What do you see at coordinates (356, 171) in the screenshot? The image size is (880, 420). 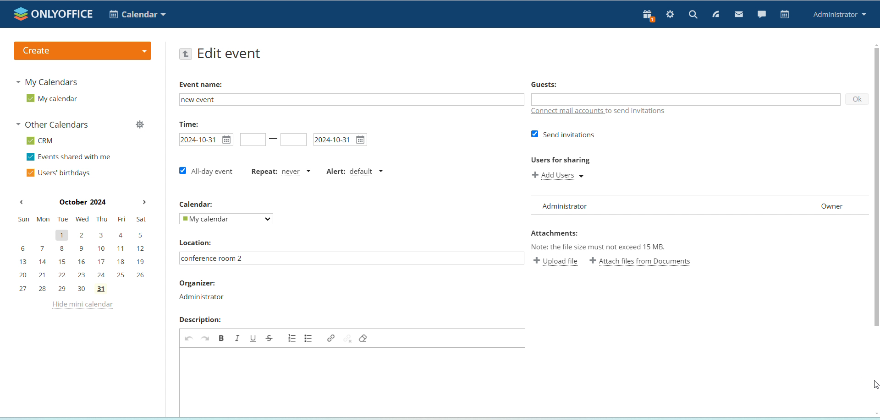 I see `alert type` at bounding box center [356, 171].